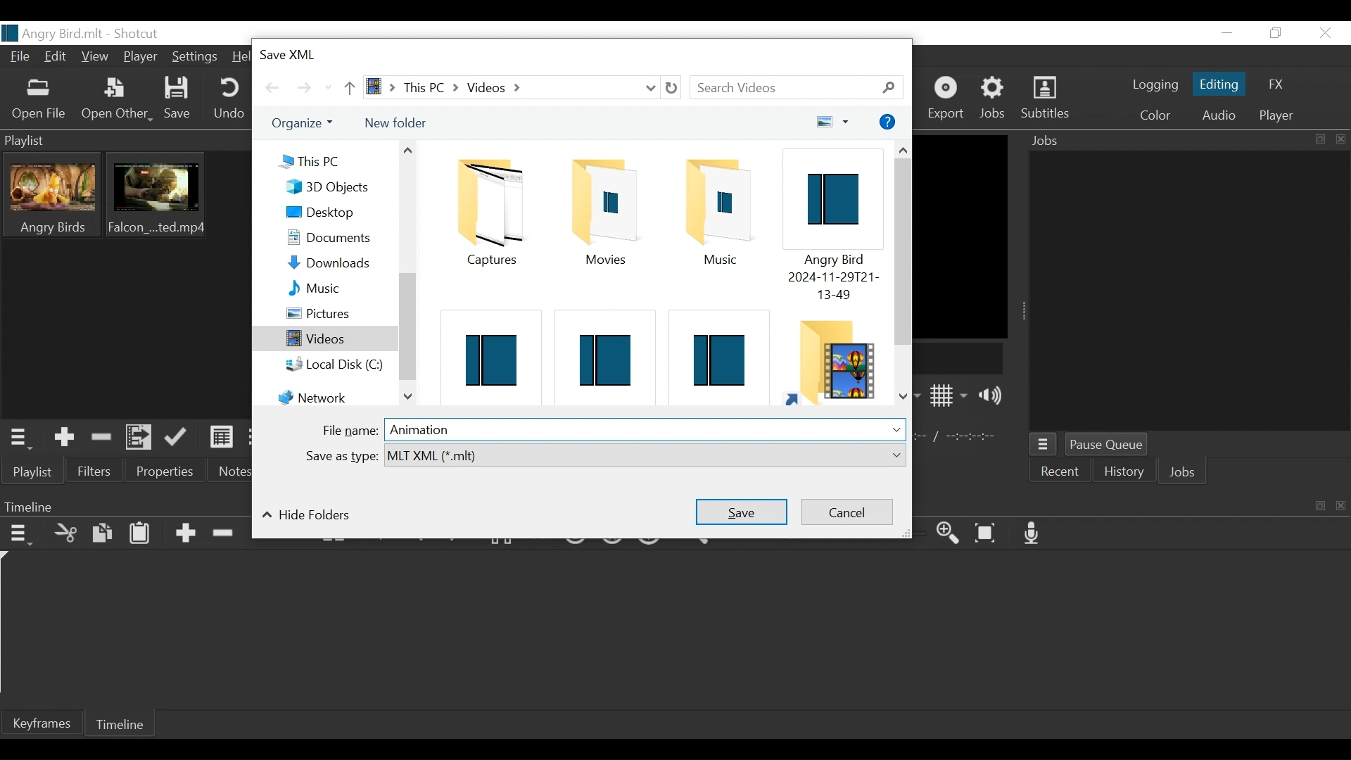 This screenshot has height=760, width=1351. I want to click on logging, so click(1151, 86).